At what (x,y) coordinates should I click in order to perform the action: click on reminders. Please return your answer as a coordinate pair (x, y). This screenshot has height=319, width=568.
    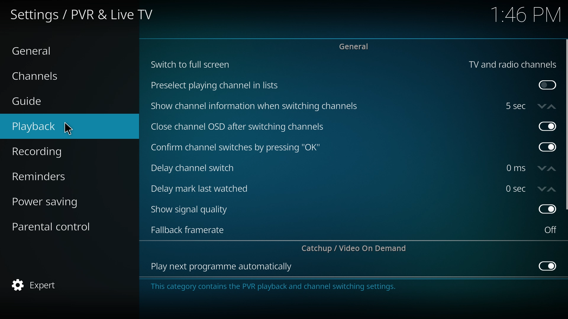
    Looking at the image, I should click on (53, 175).